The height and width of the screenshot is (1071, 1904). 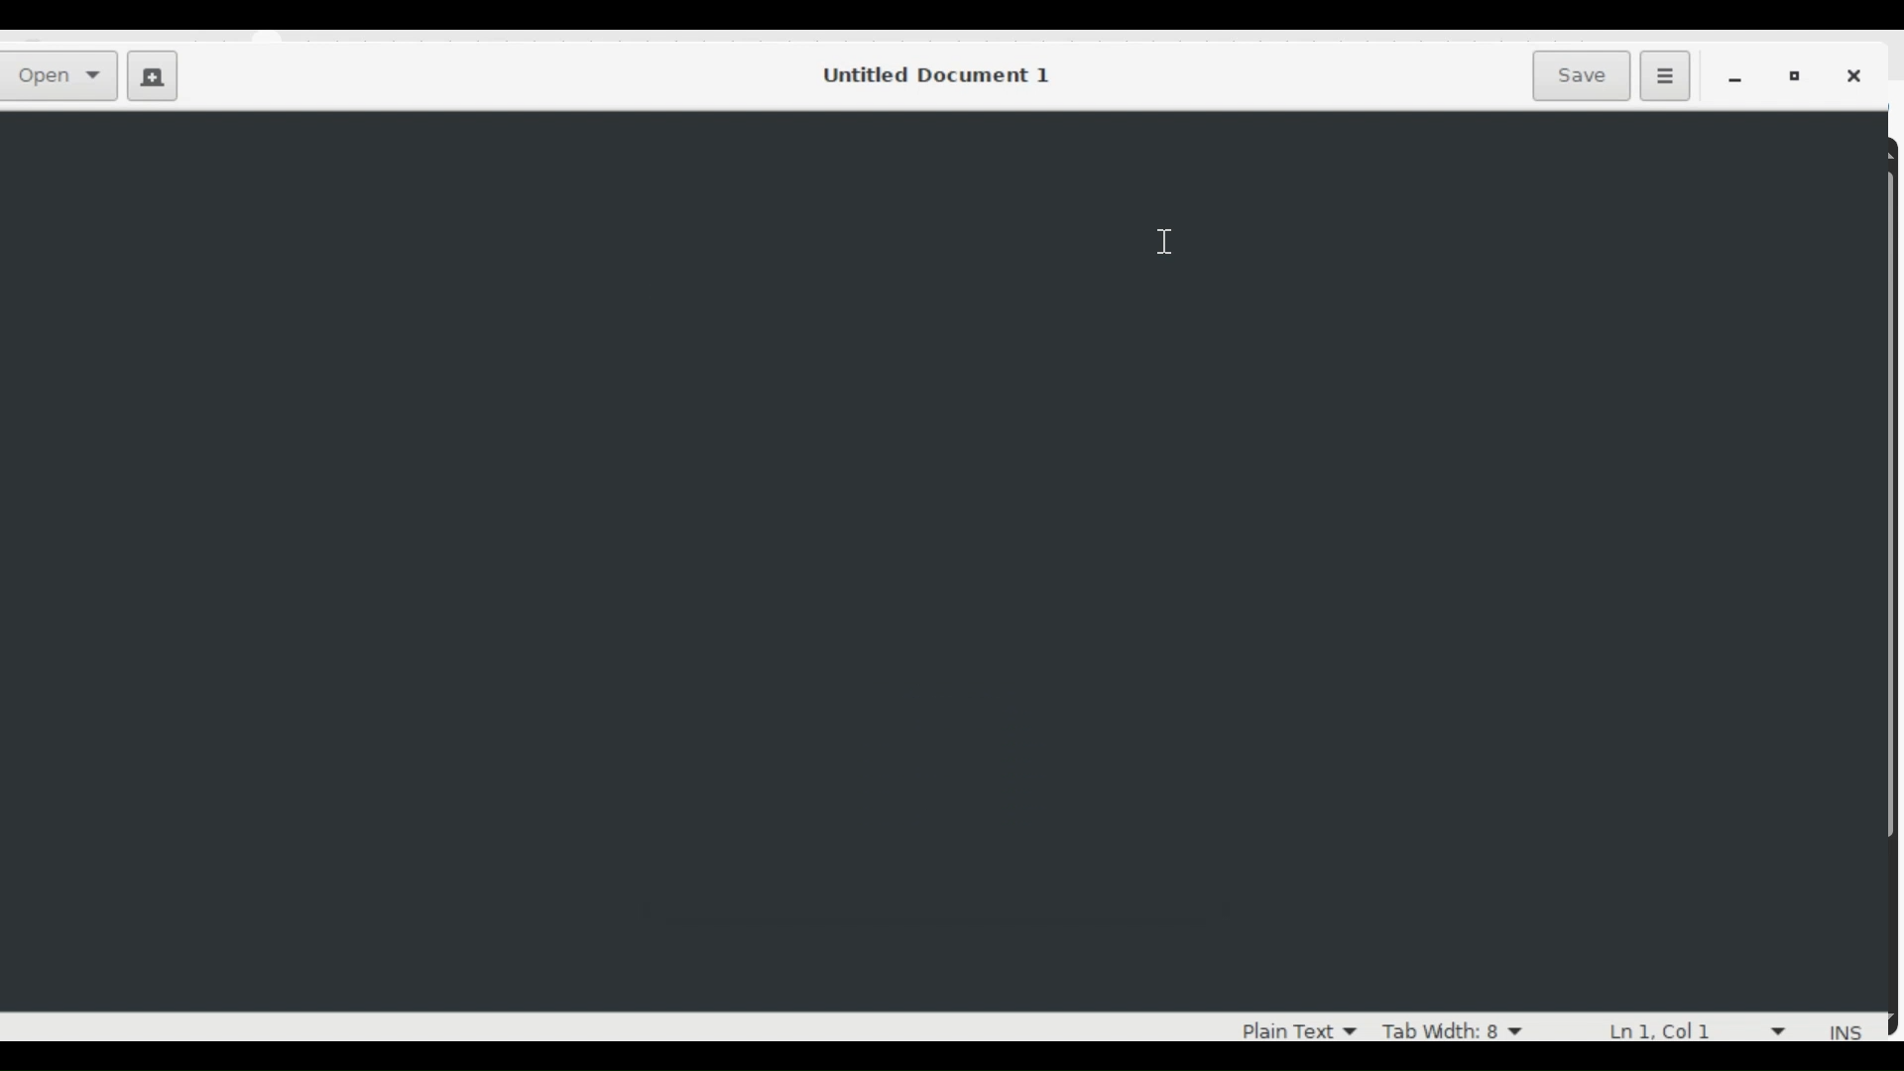 I want to click on Application menu, so click(x=1664, y=74).